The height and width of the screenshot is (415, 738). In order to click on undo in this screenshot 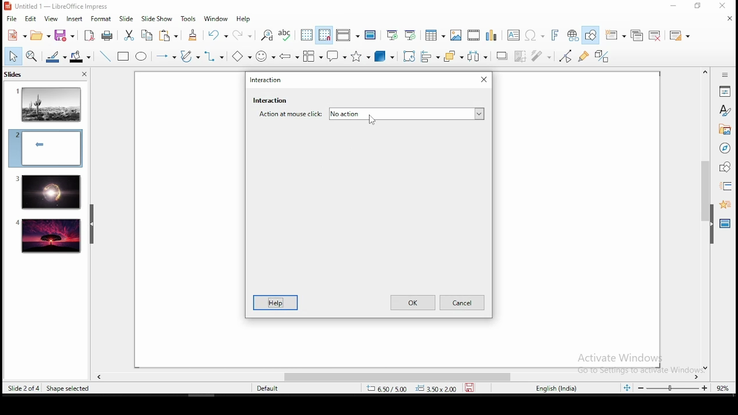, I will do `click(219, 35)`.